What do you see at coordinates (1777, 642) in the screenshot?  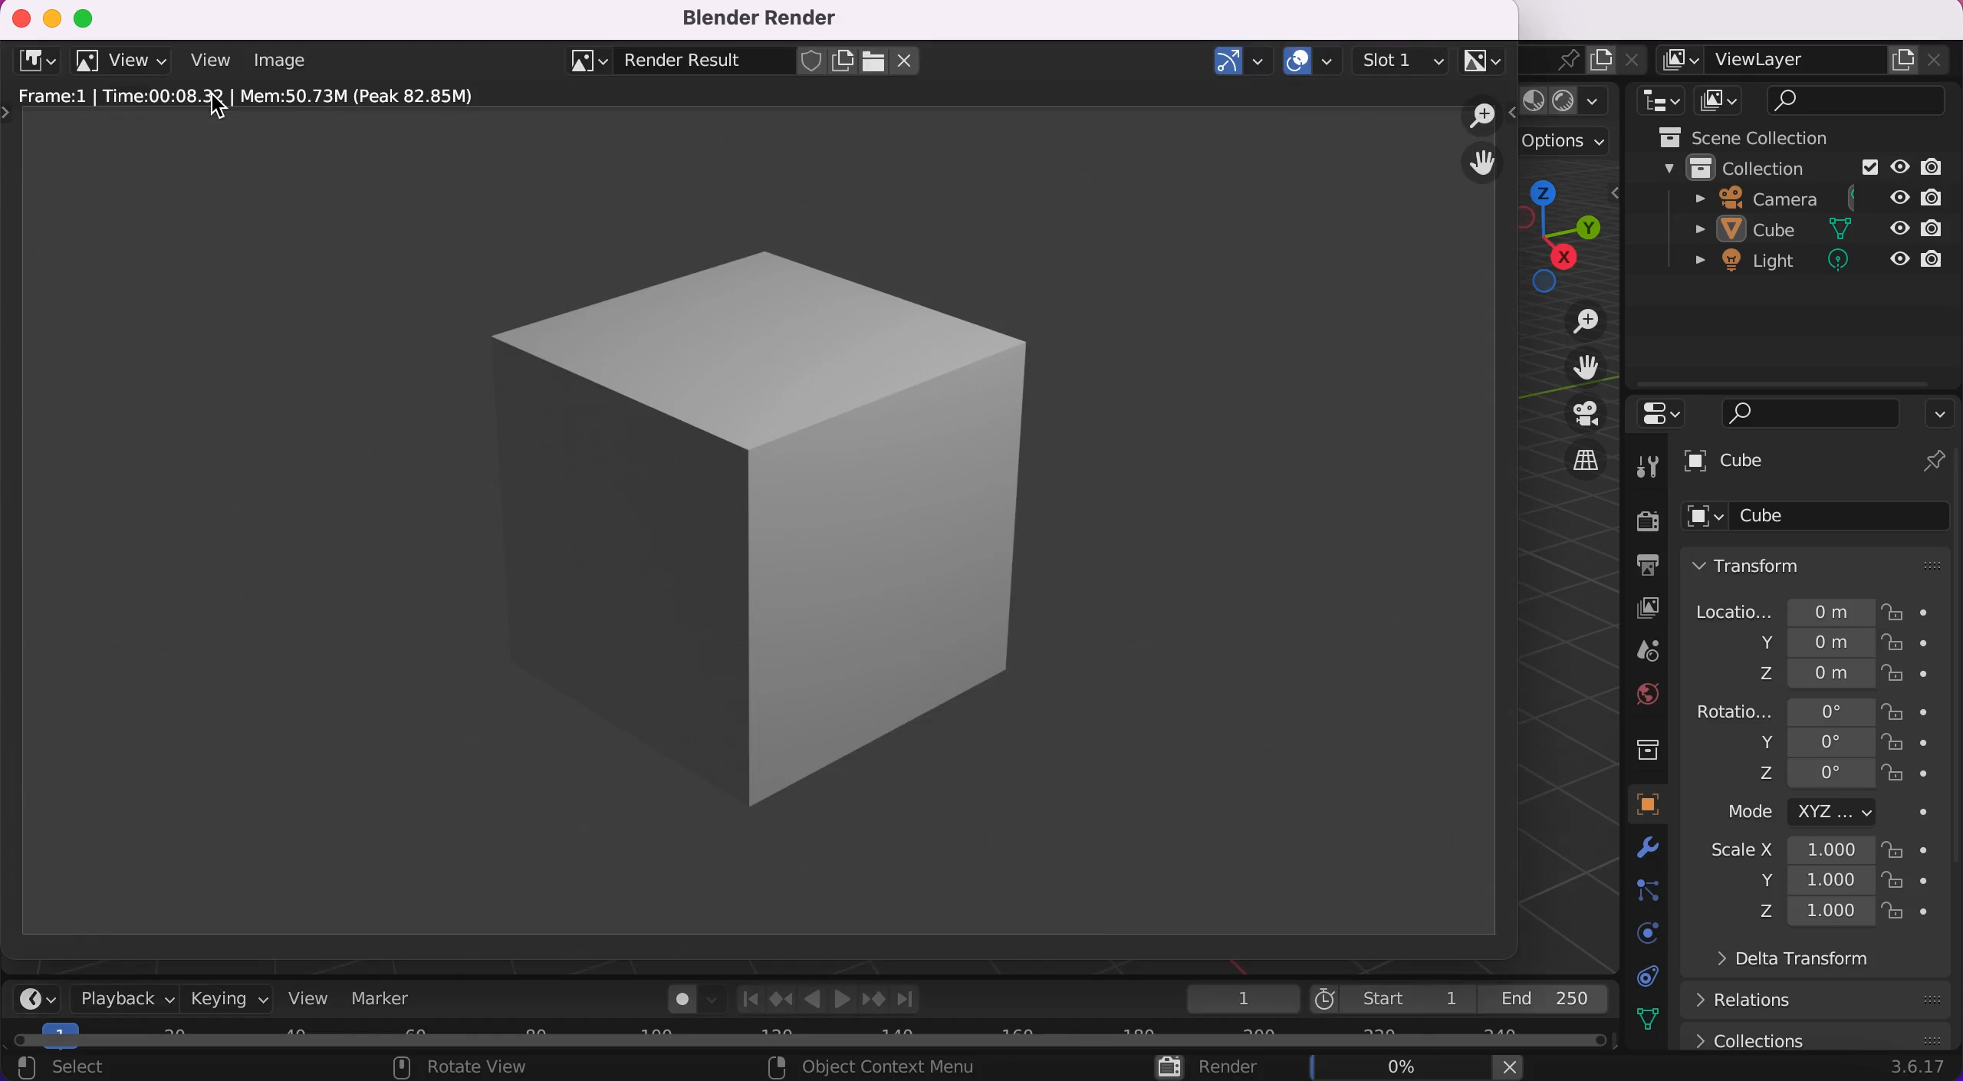 I see `y 0m` at bounding box center [1777, 642].